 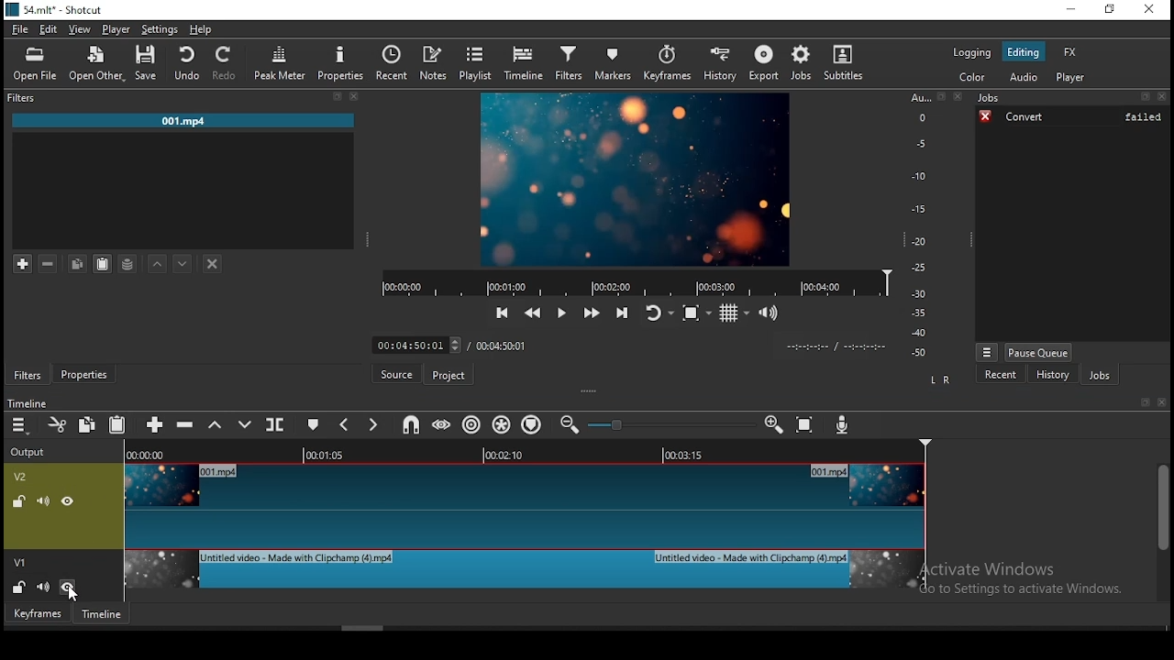 I want to click on v1, so click(x=20, y=561).